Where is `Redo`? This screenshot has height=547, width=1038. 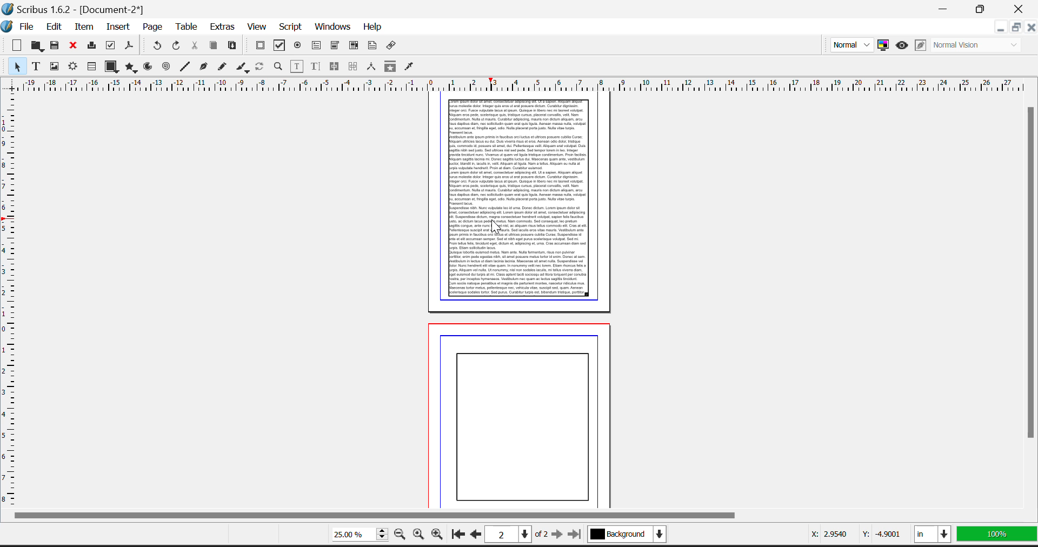 Redo is located at coordinates (178, 47).